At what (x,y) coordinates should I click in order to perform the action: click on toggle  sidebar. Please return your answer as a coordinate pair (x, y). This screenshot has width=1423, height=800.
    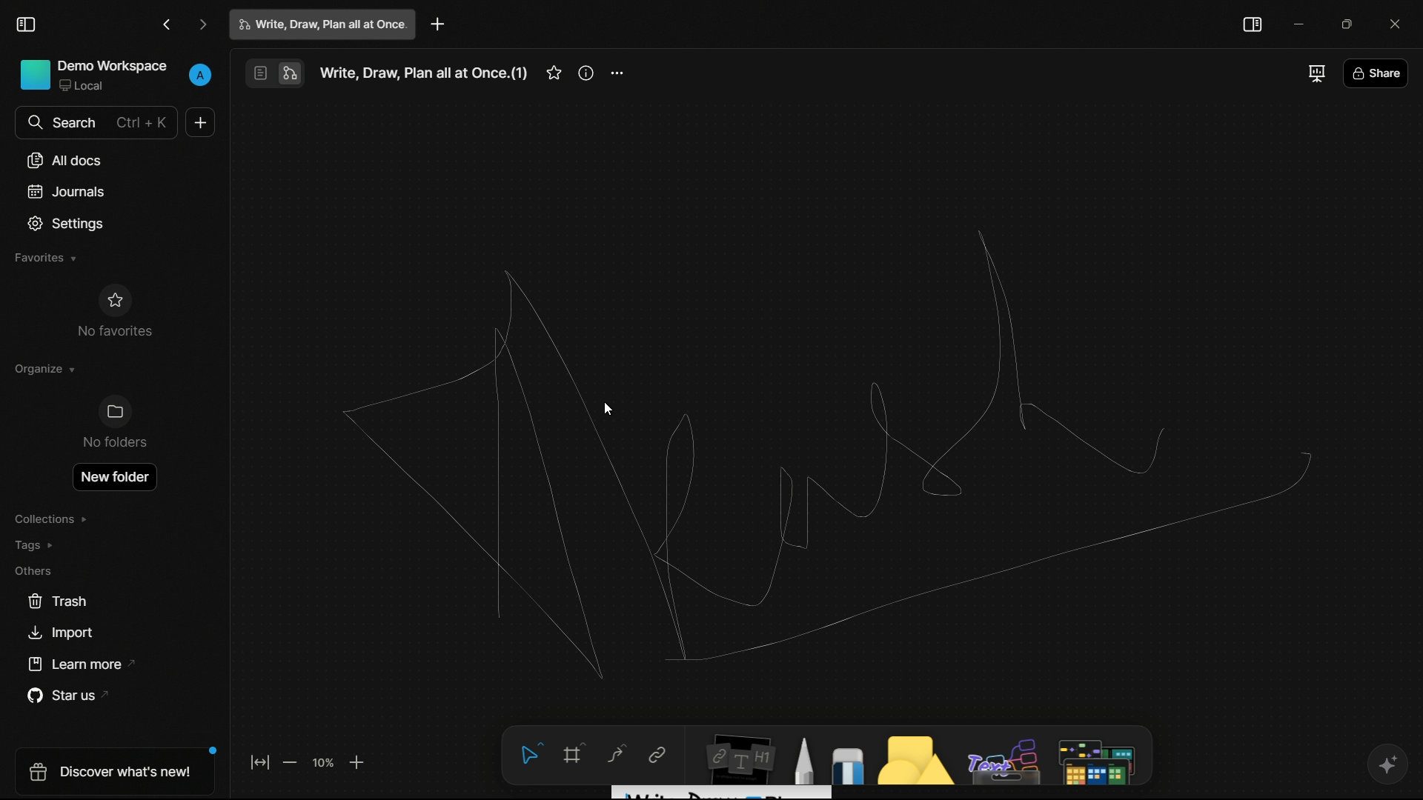
    Looking at the image, I should click on (24, 26).